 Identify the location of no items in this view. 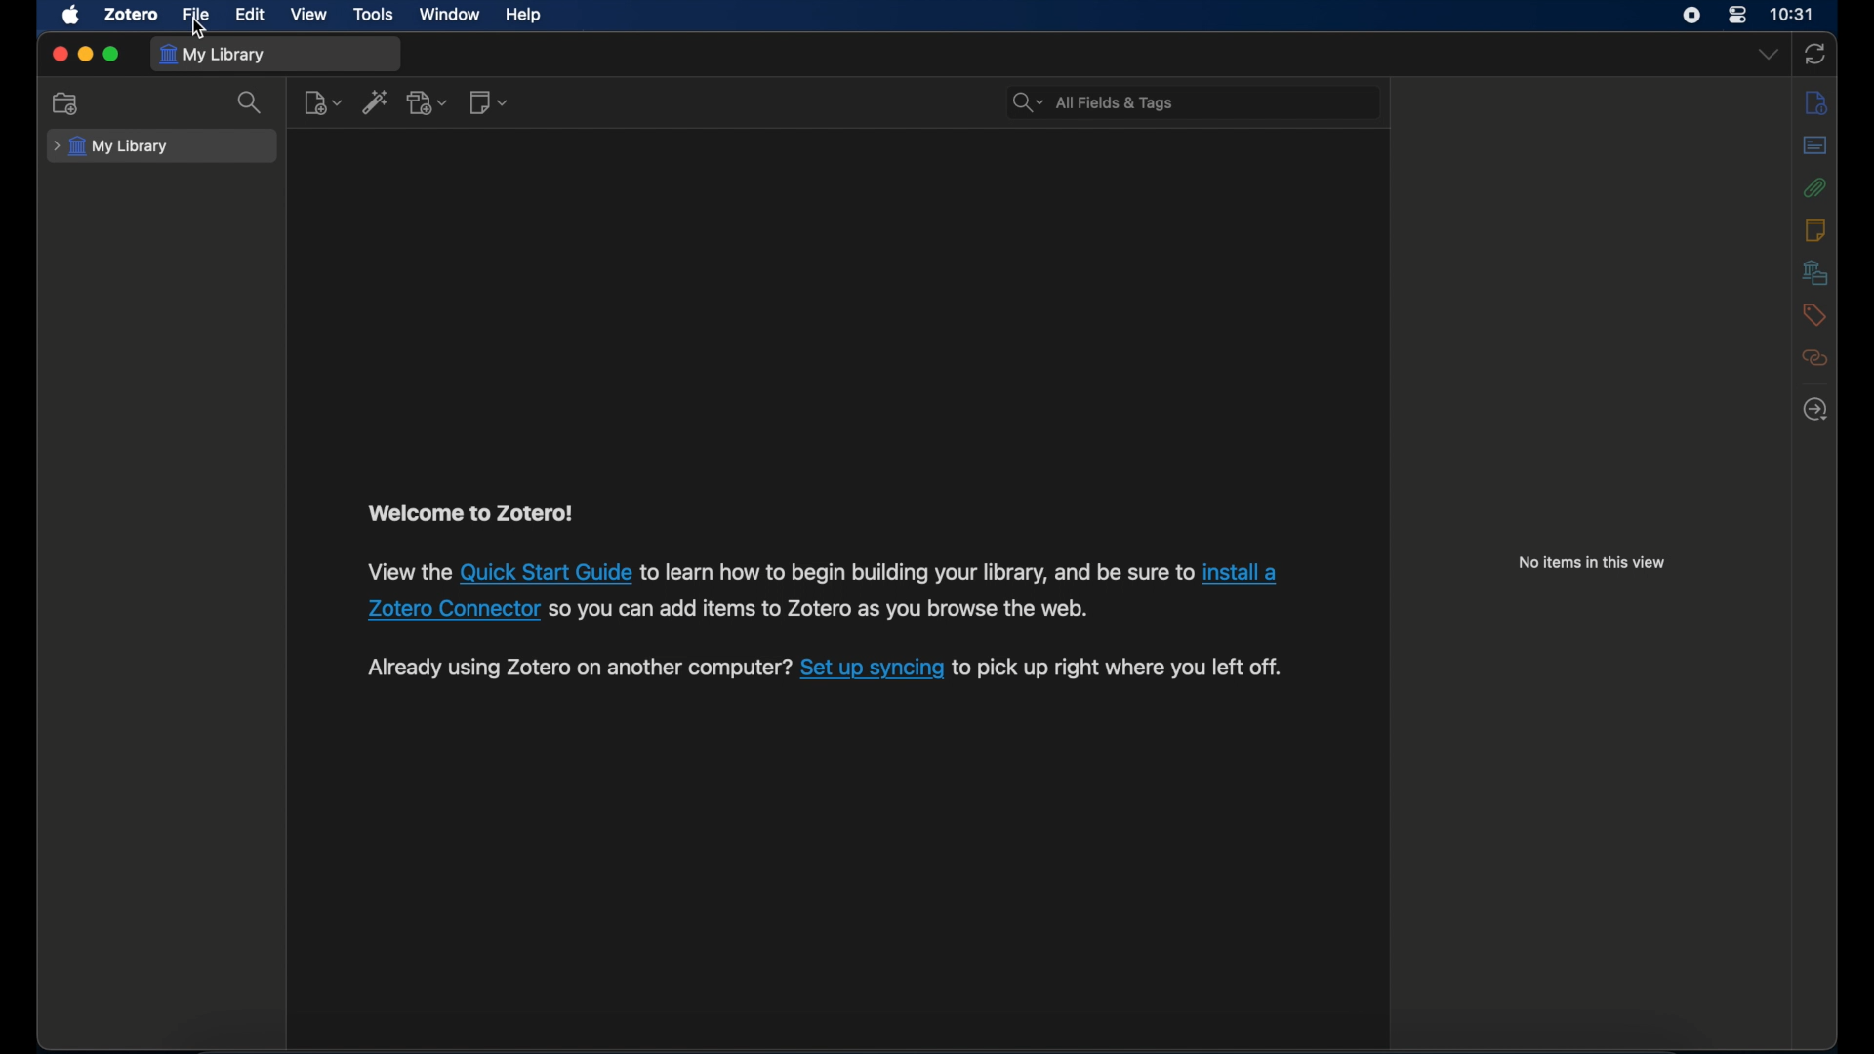
(1592, 562).